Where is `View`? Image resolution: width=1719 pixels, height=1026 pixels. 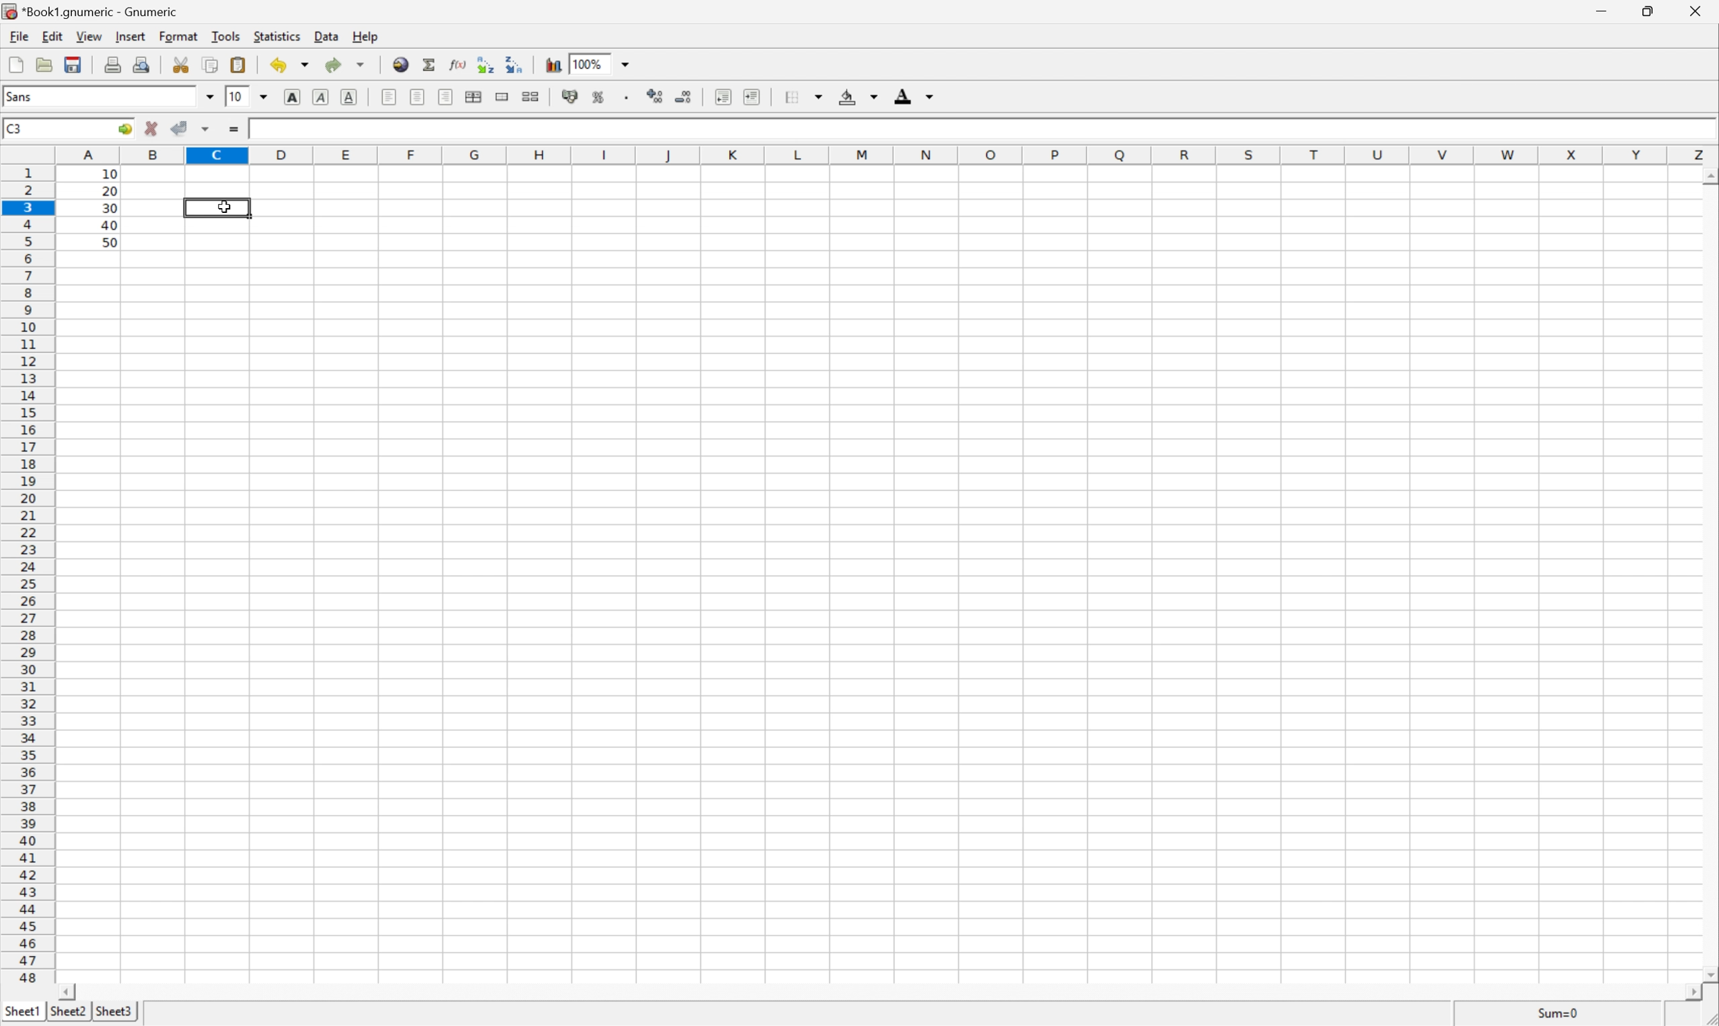
View is located at coordinates (91, 37).